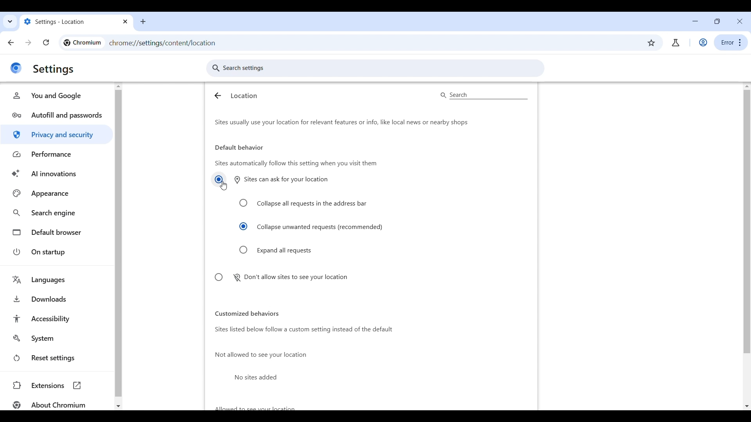 This screenshot has width=751, height=422. Describe the element at coordinates (57, 193) in the screenshot. I see `Appearance` at that location.